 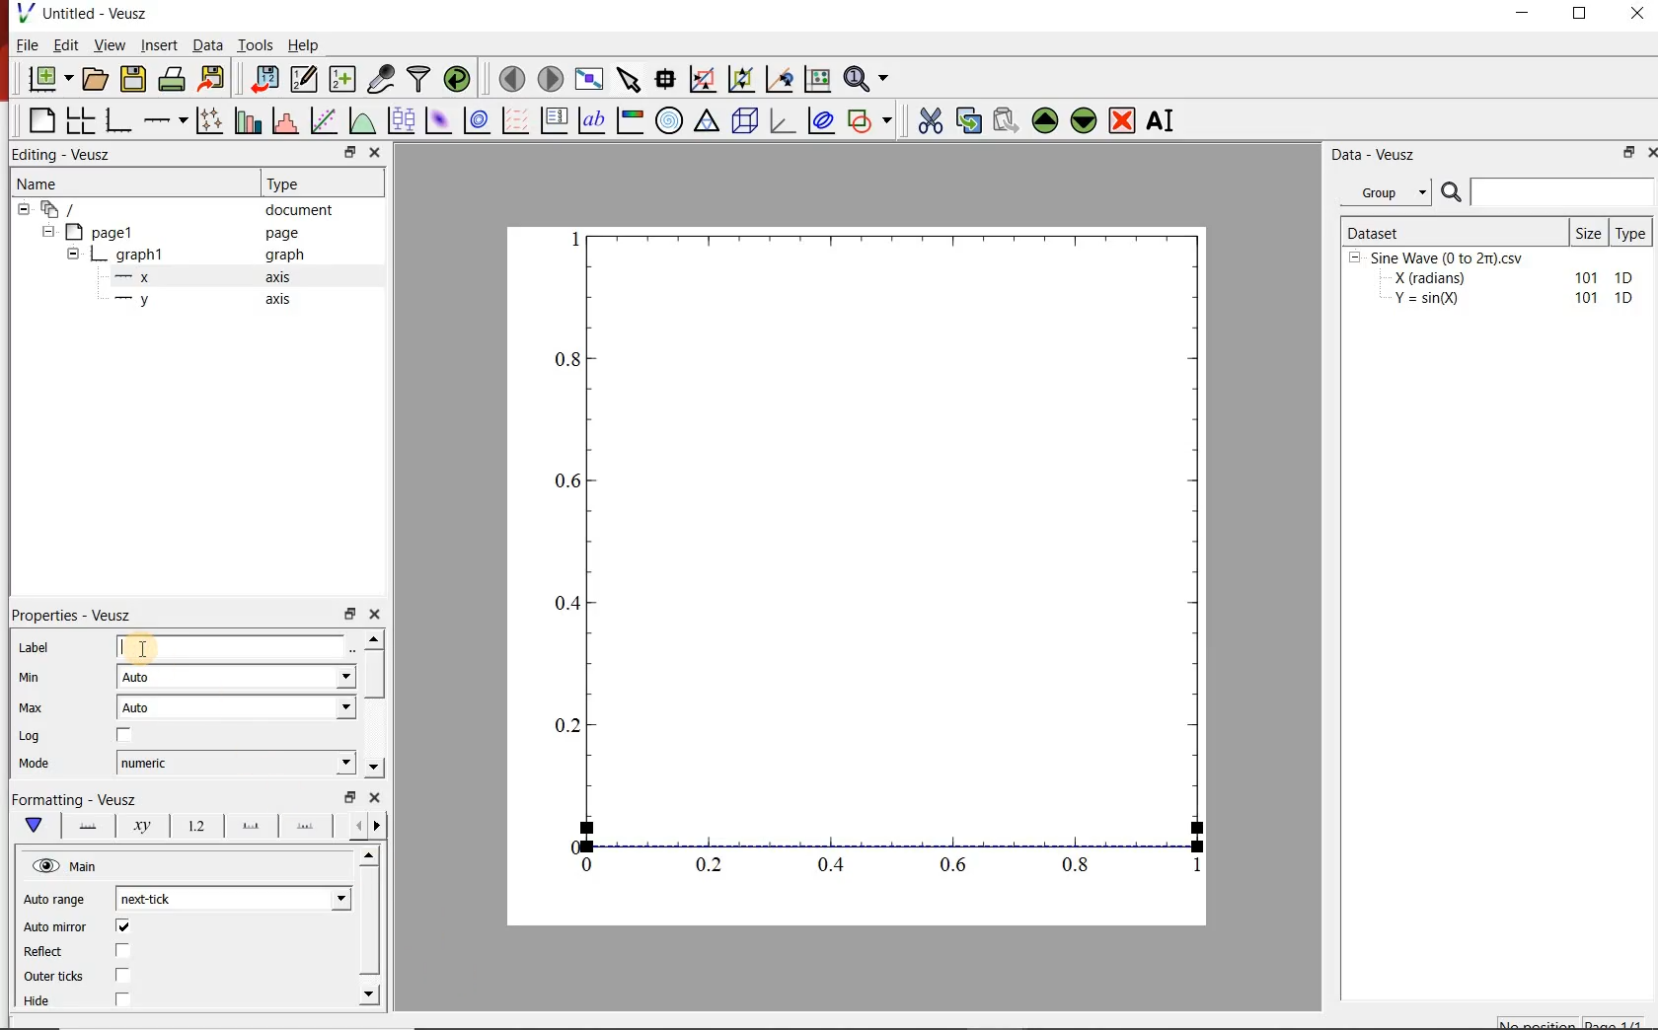 I want to click on add a shape to the plot, so click(x=873, y=119).